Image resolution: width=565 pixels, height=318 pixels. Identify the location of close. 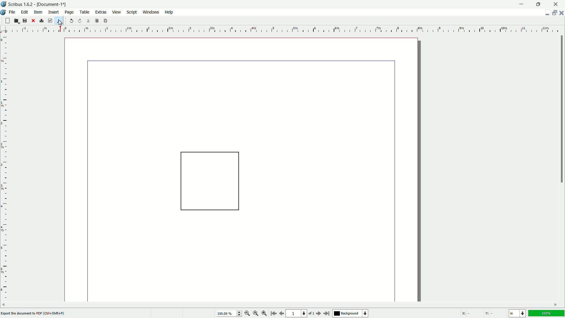
(34, 21).